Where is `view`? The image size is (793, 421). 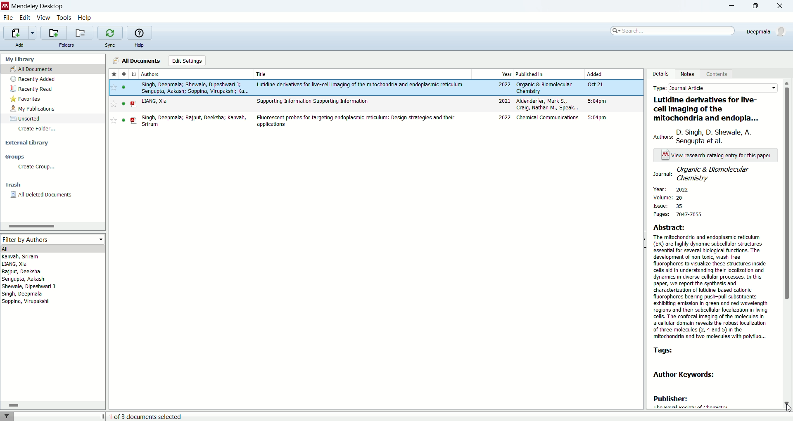
view is located at coordinates (43, 18).